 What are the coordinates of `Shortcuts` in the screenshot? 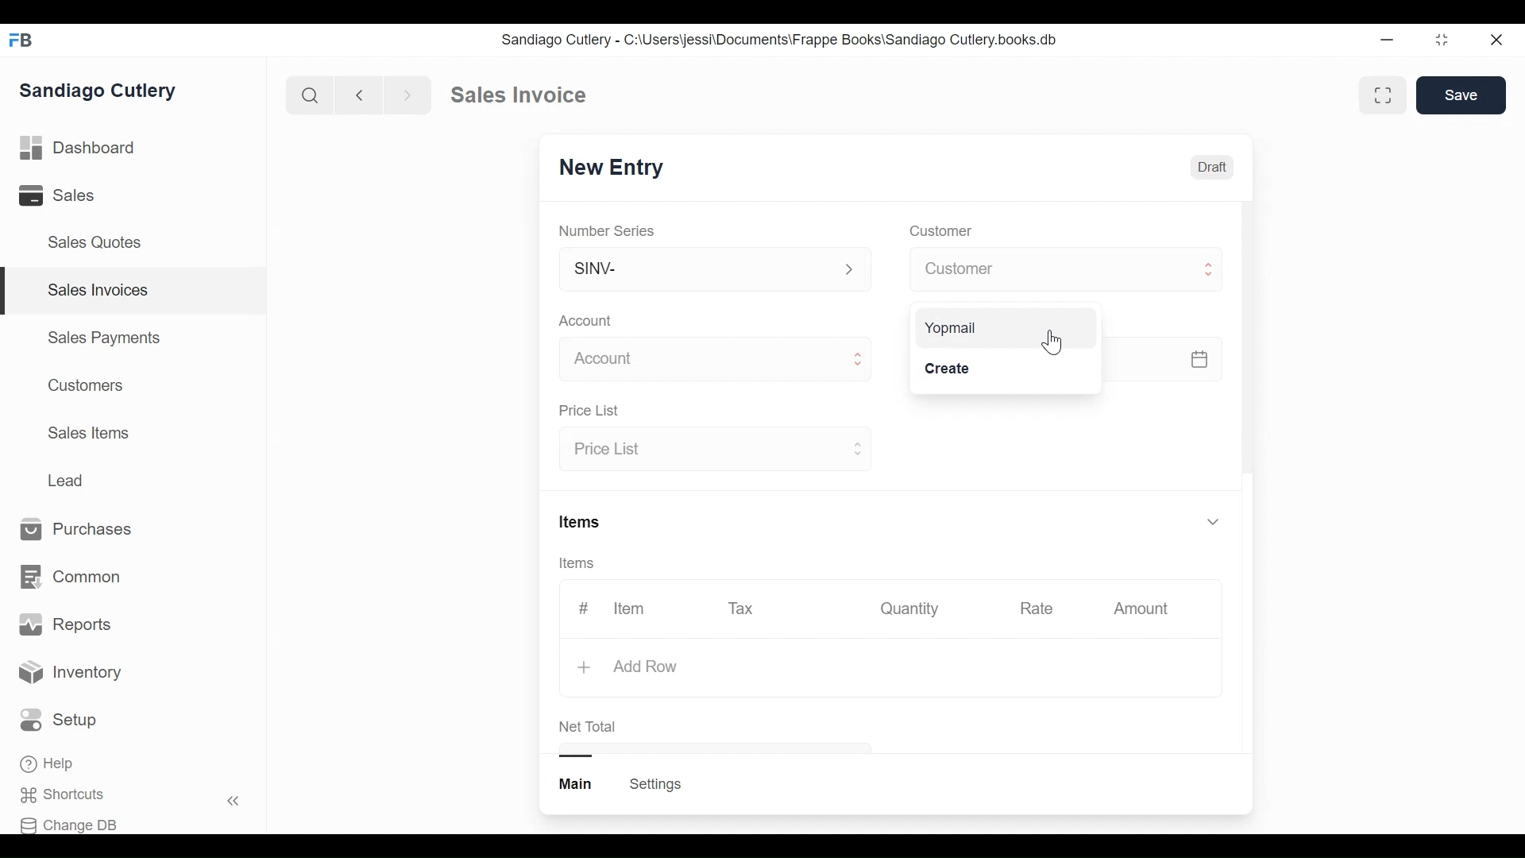 It's located at (68, 795).